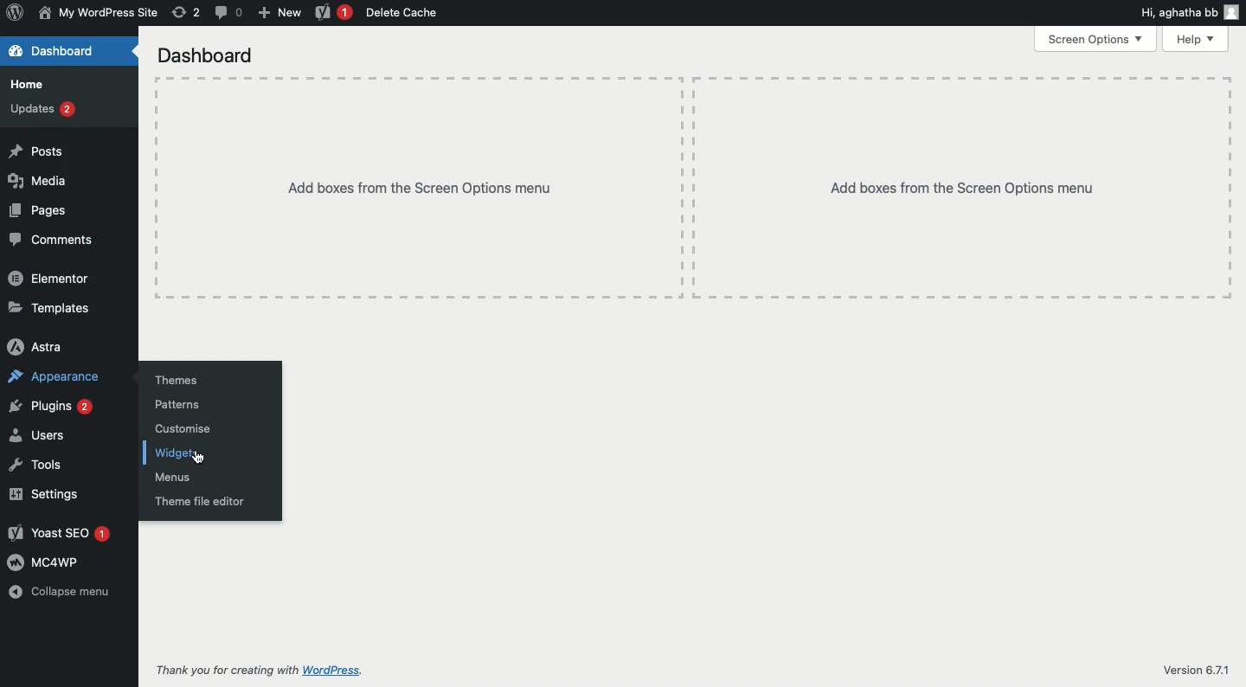 This screenshot has height=687, width=1246. What do you see at coordinates (41, 110) in the screenshot?
I see `Updates` at bounding box center [41, 110].